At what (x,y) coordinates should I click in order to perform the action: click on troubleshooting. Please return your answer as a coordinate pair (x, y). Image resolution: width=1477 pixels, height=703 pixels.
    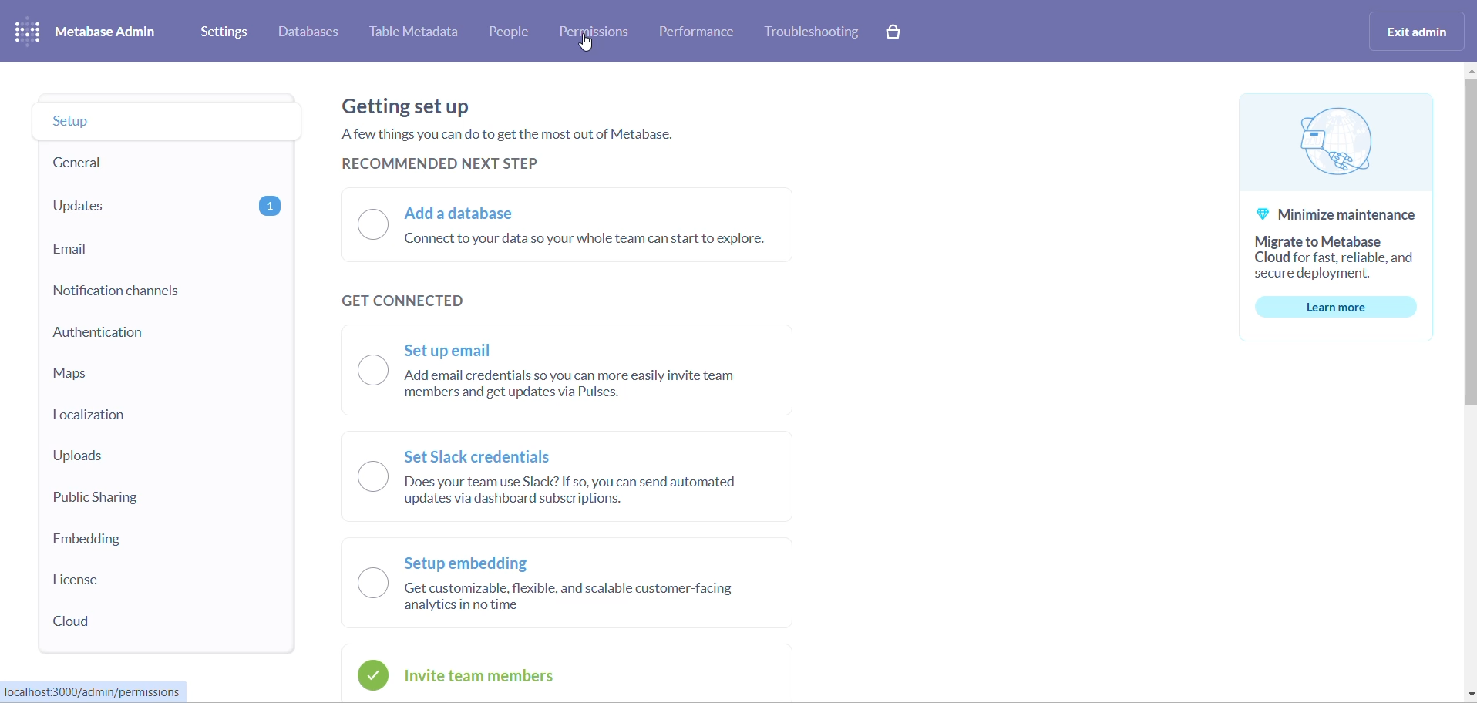
    Looking at the image, I should click on (813, 32).